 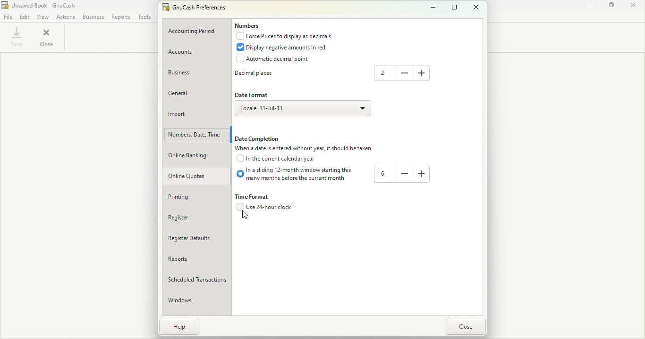 I want to click on Unsaved Book - GnuCash, so click(x=39, y=5).